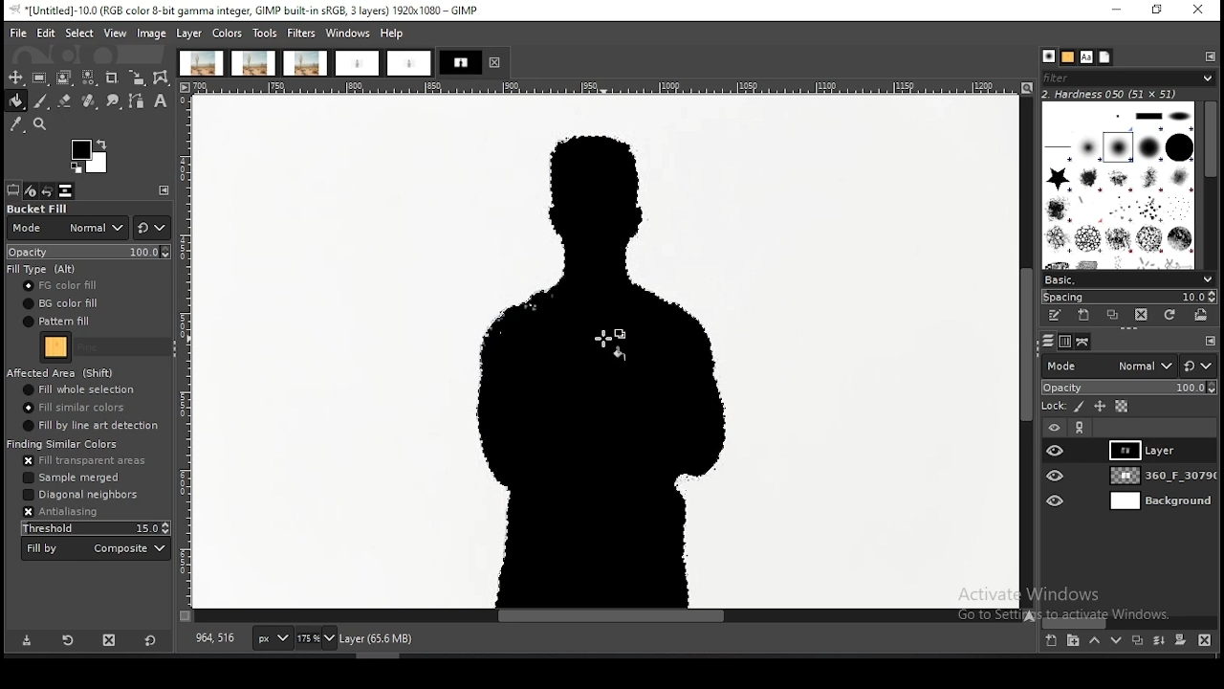 This screenshot has width=1224, height=689. Describe the element at coordinates (473, 62) in the screenshot. I see `project tab` at that location.